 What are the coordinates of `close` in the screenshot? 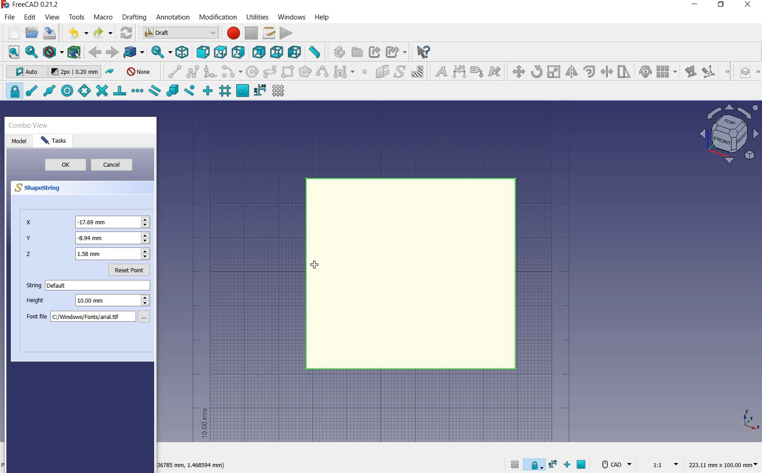 It's located at (747, 5).